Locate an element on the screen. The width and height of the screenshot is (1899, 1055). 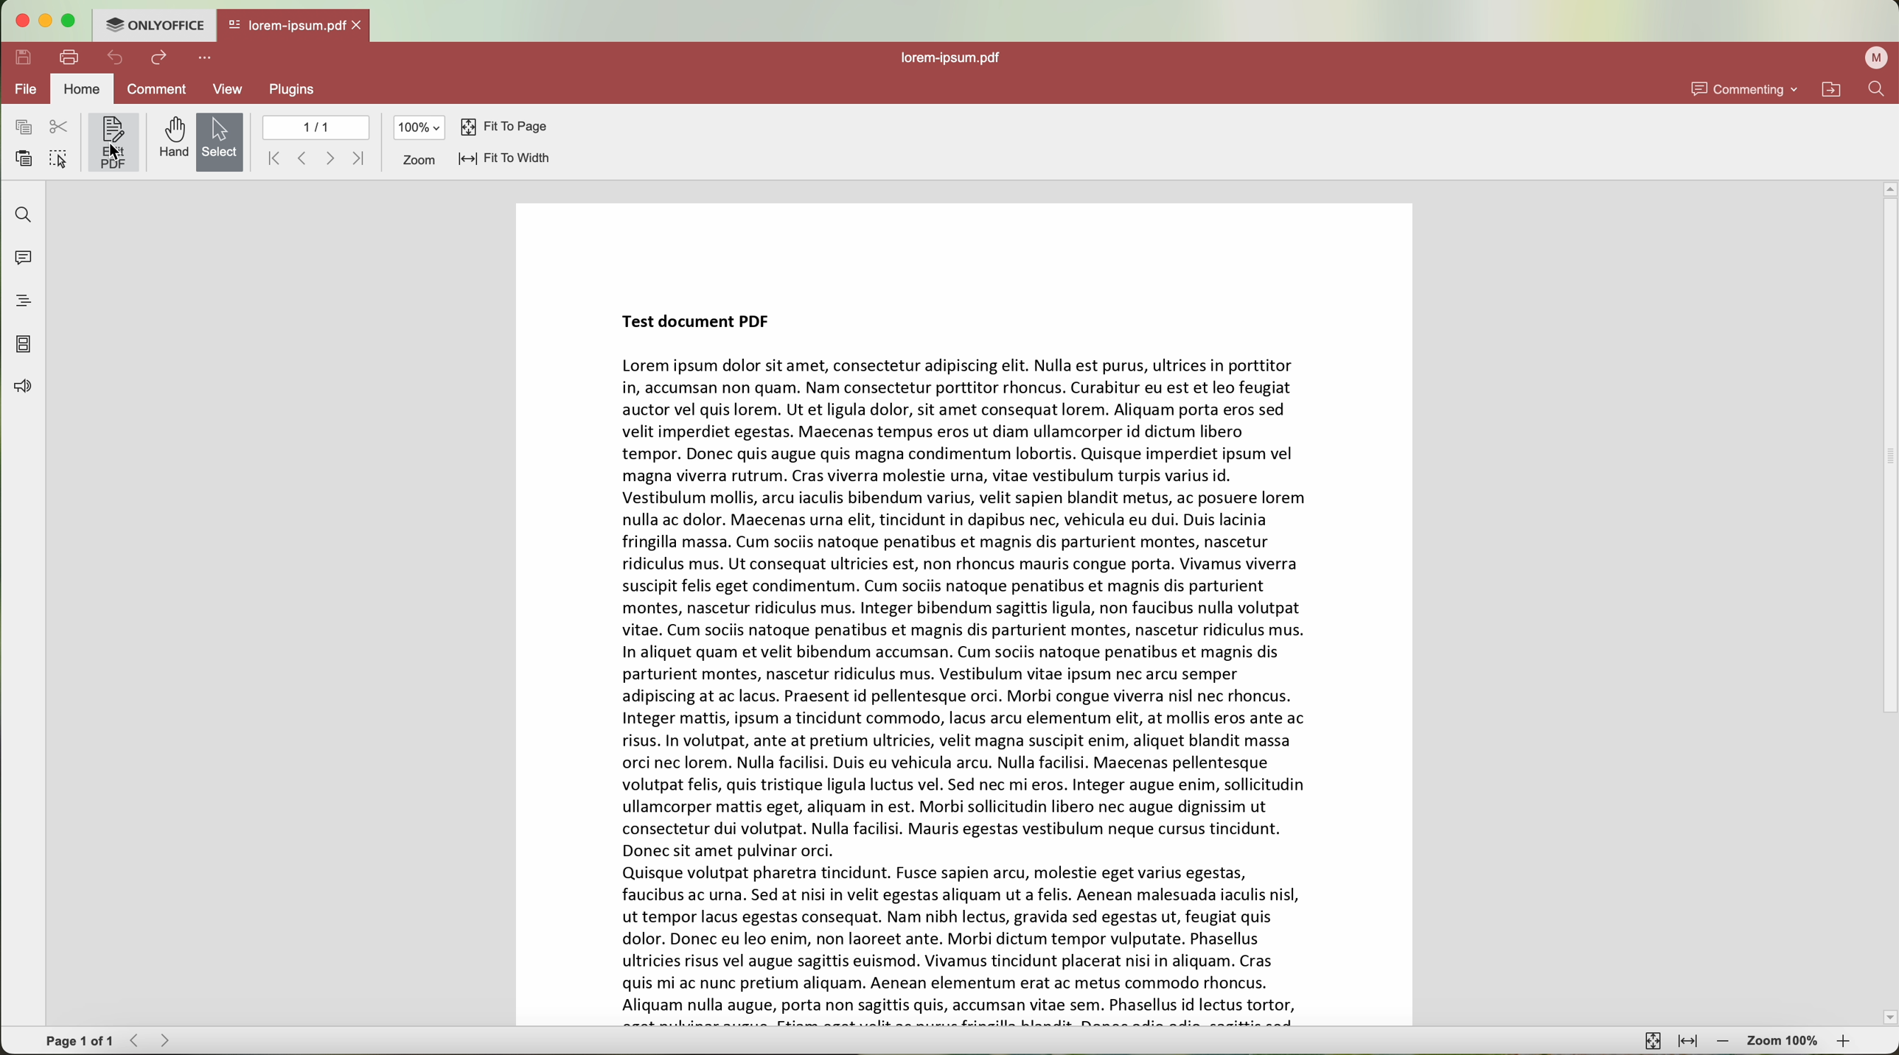
undo is located at coordinates (115, 58).